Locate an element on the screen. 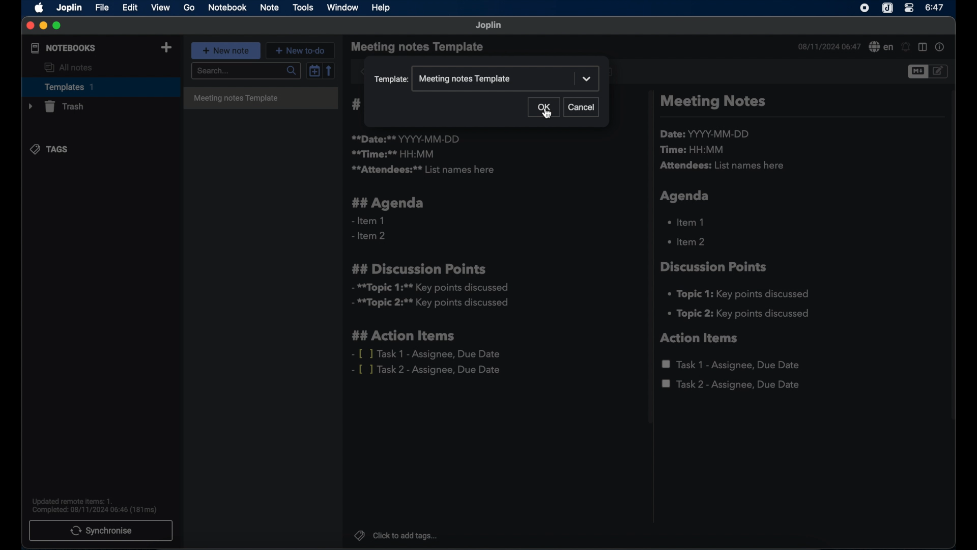  ## agenda is located at coordinates (388, 203).